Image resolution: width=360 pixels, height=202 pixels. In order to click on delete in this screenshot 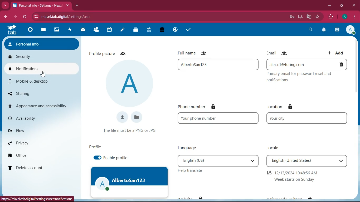, I will do `click(341, 65)`.